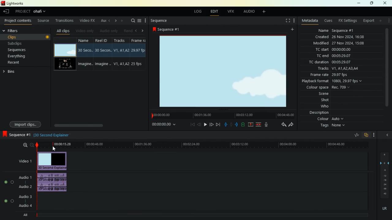 The width and height of the screenshot is (392, 220). I want to click on 29.97 fps, so click(342, 75).